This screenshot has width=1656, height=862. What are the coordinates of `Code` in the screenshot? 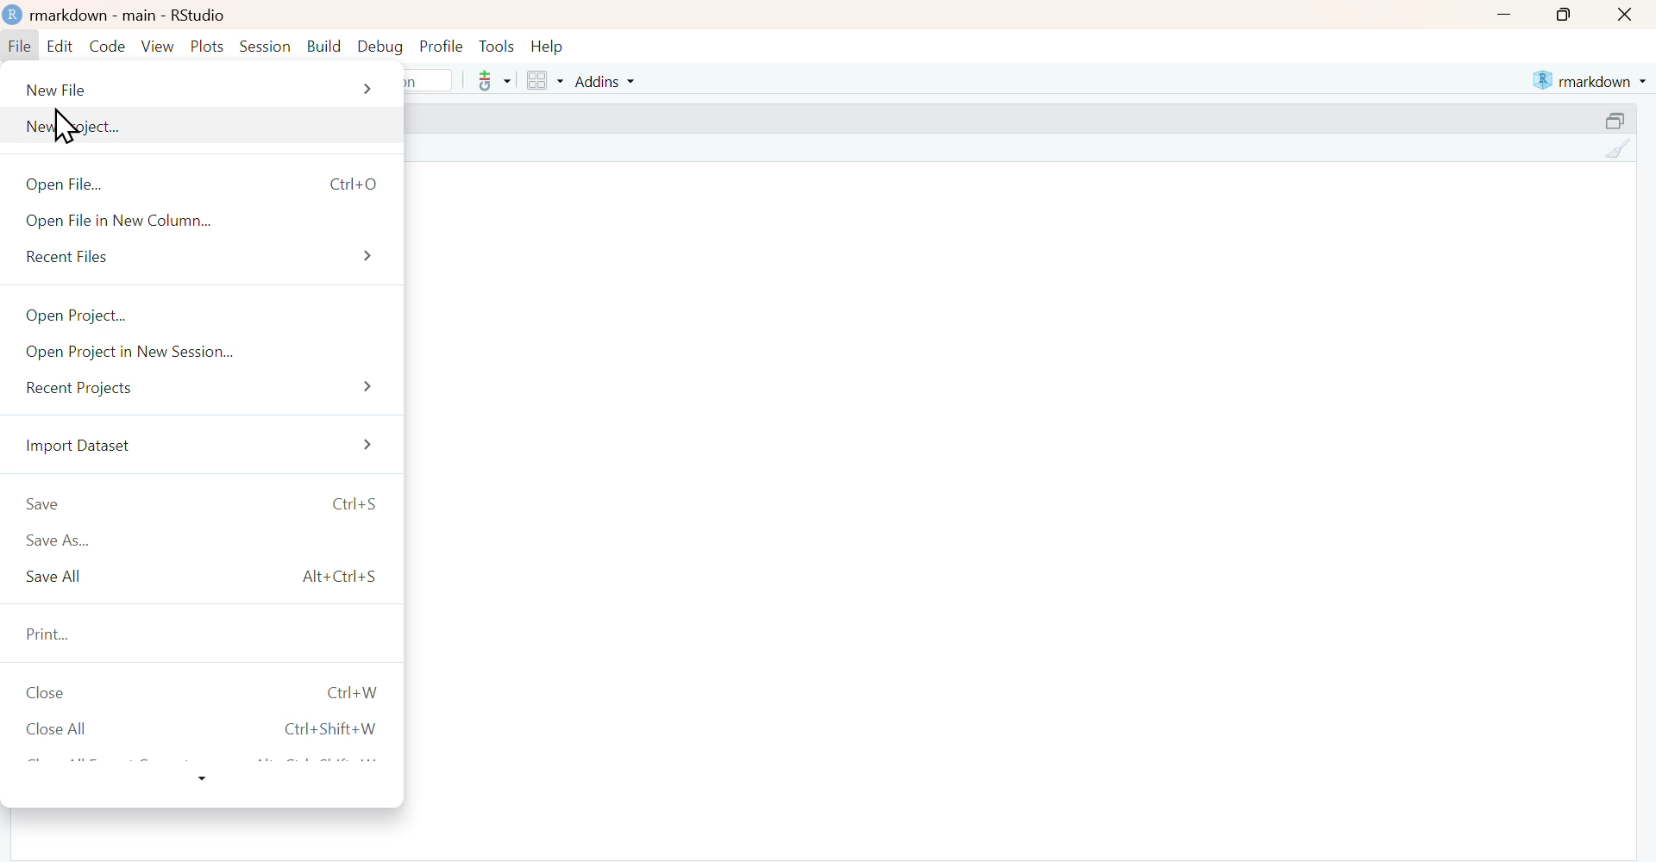 It's located at (107, 47).